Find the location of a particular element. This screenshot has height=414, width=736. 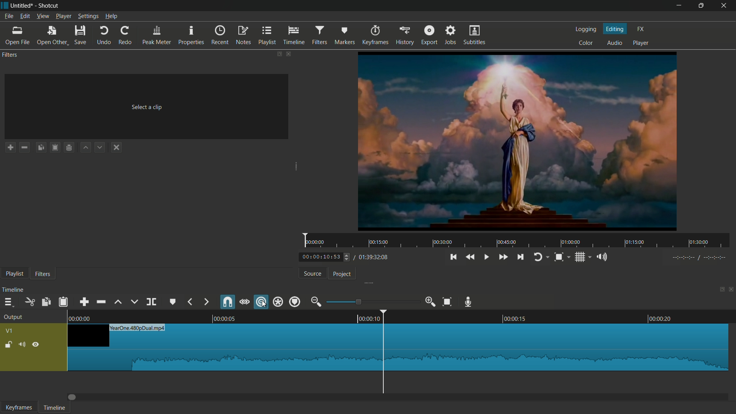

player is located at coordinates (641, 43).